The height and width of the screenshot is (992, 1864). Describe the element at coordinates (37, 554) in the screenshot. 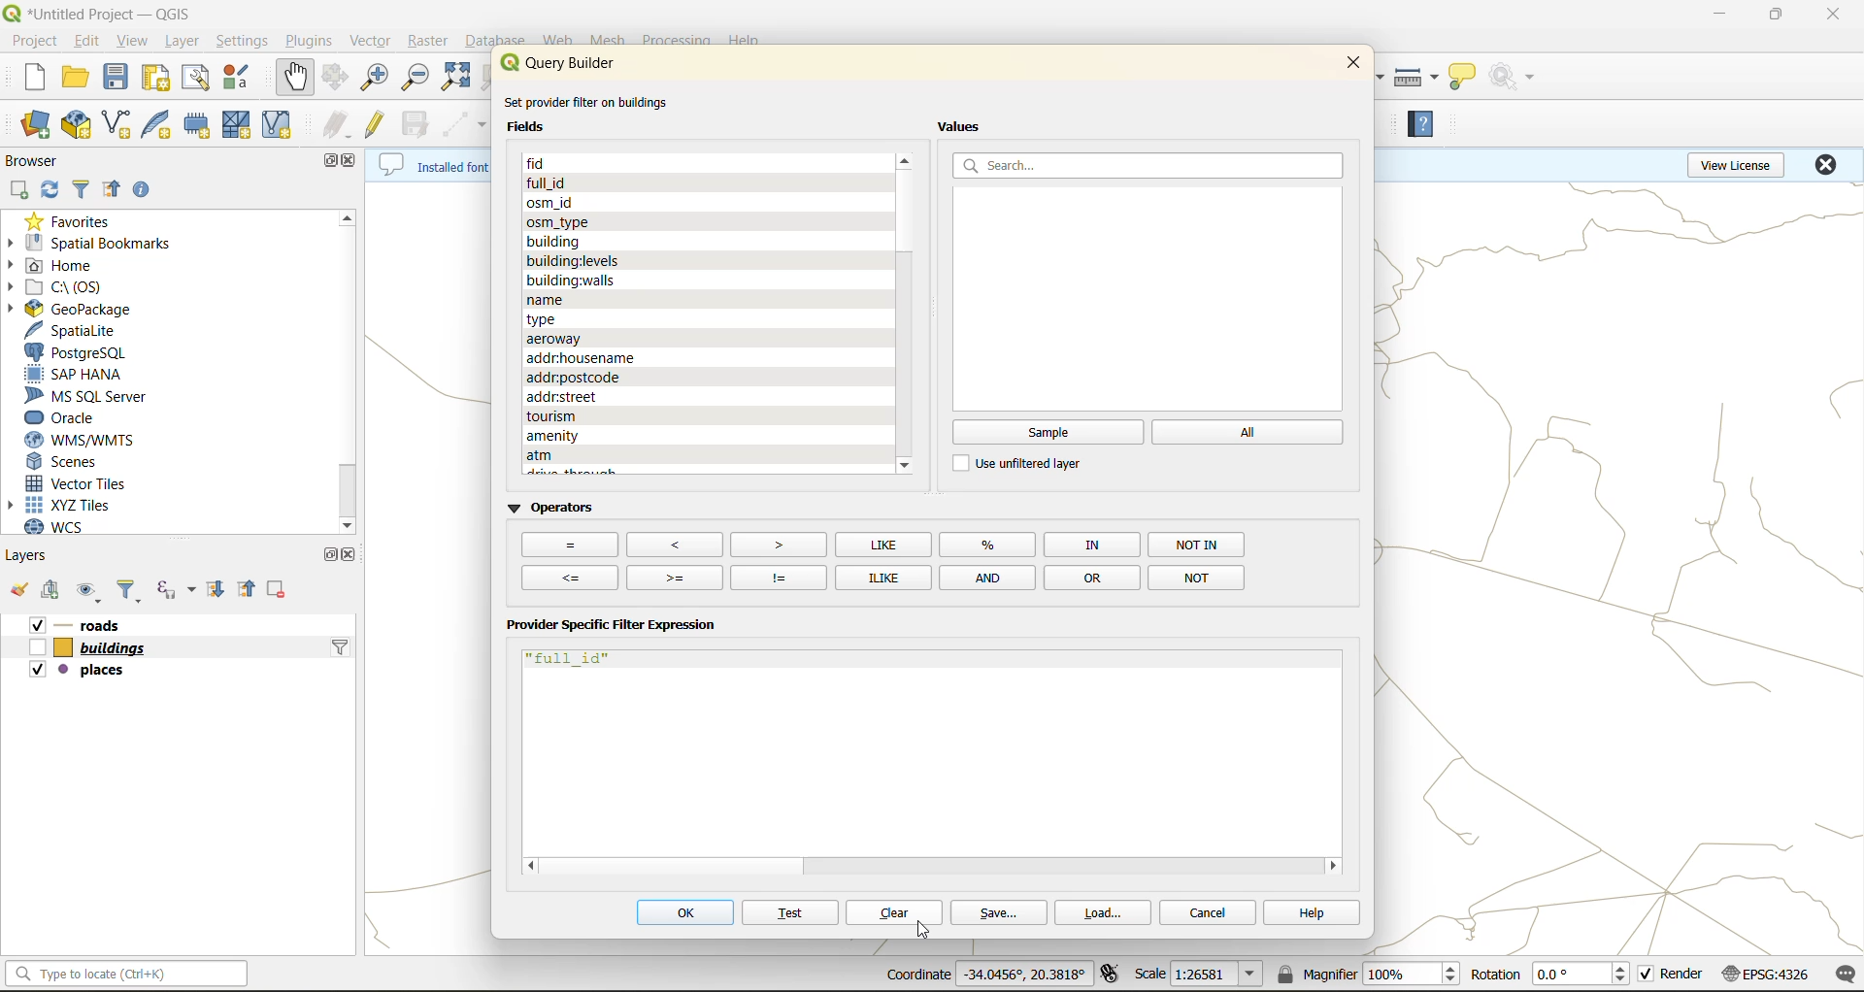

I see `layers` at that location.